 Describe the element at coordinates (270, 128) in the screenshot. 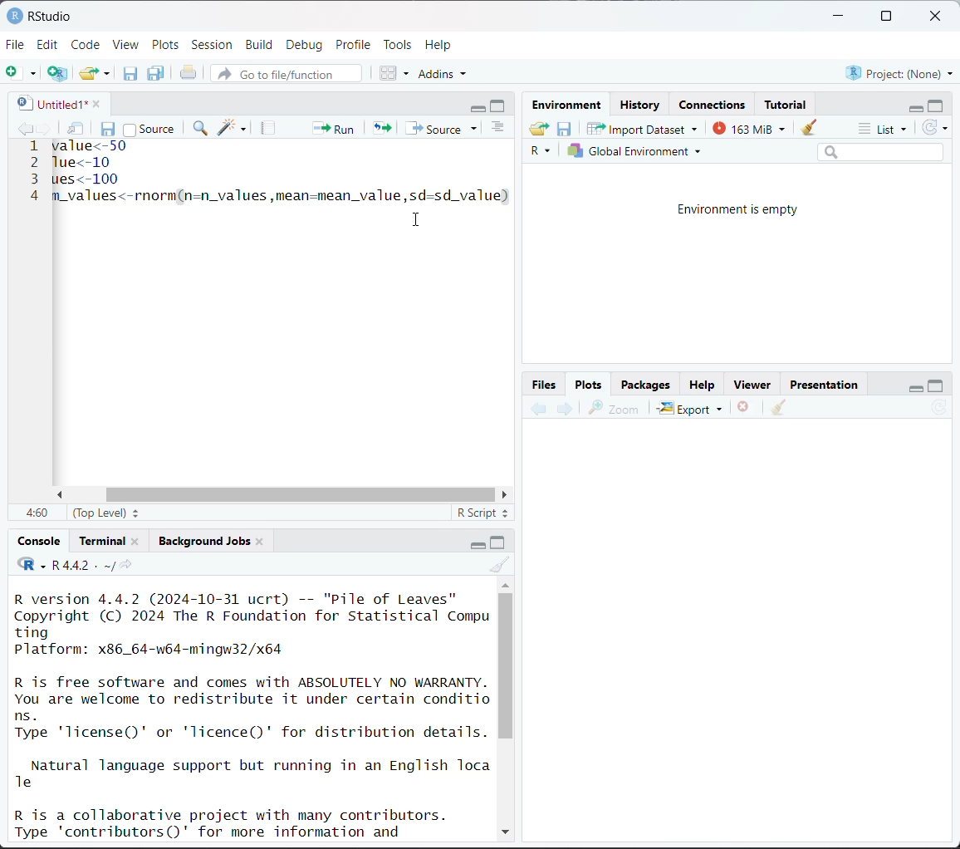

I see `compile report` at that location.